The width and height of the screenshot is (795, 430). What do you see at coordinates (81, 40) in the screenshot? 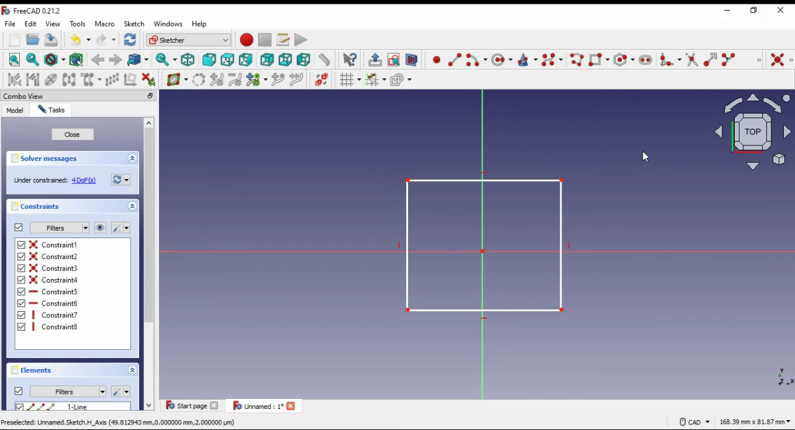
I see `undo` at bounding box center [81, 40].